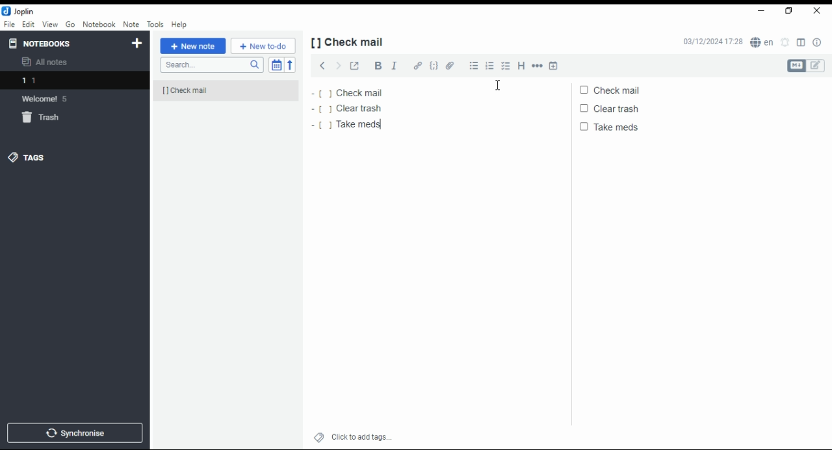  What do you see at coordinates (70, 23) in the screenshot?
I see `Go` at bounding box center [70, 23].